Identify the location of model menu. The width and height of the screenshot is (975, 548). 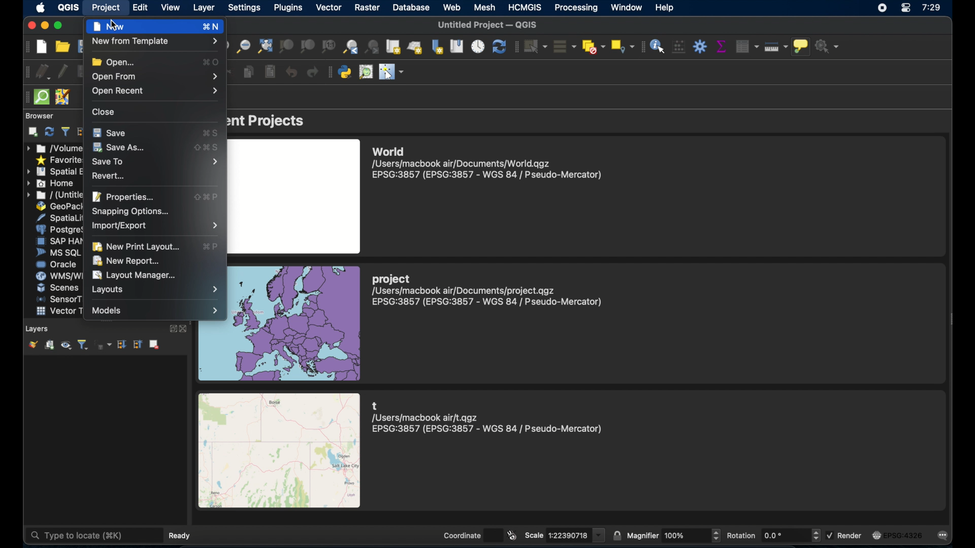
(155, 312).